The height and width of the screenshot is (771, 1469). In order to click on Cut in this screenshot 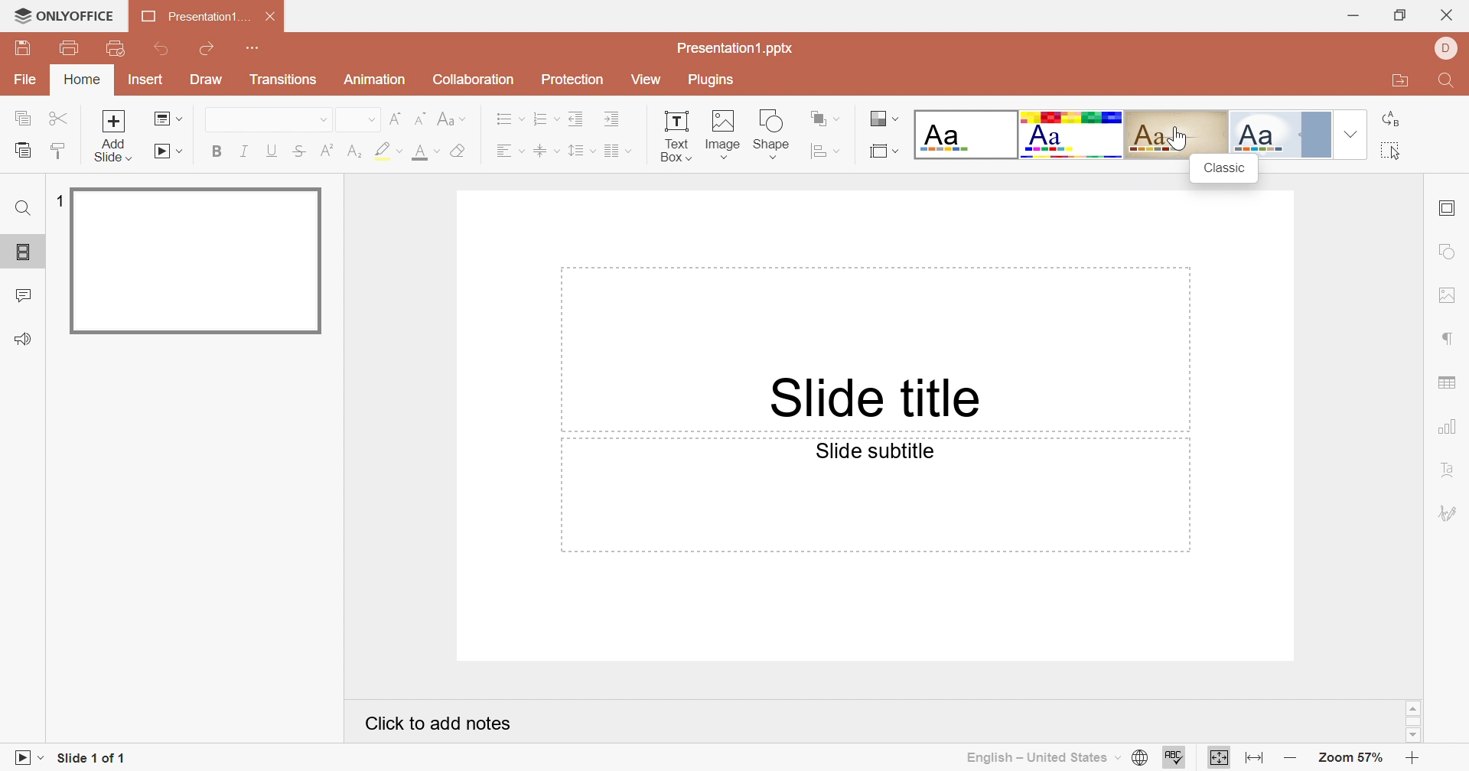, I will do `click(62, 115)`.